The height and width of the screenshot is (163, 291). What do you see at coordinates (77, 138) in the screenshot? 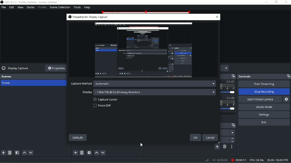
I see `Defaults` at bounding box center [77, 138].